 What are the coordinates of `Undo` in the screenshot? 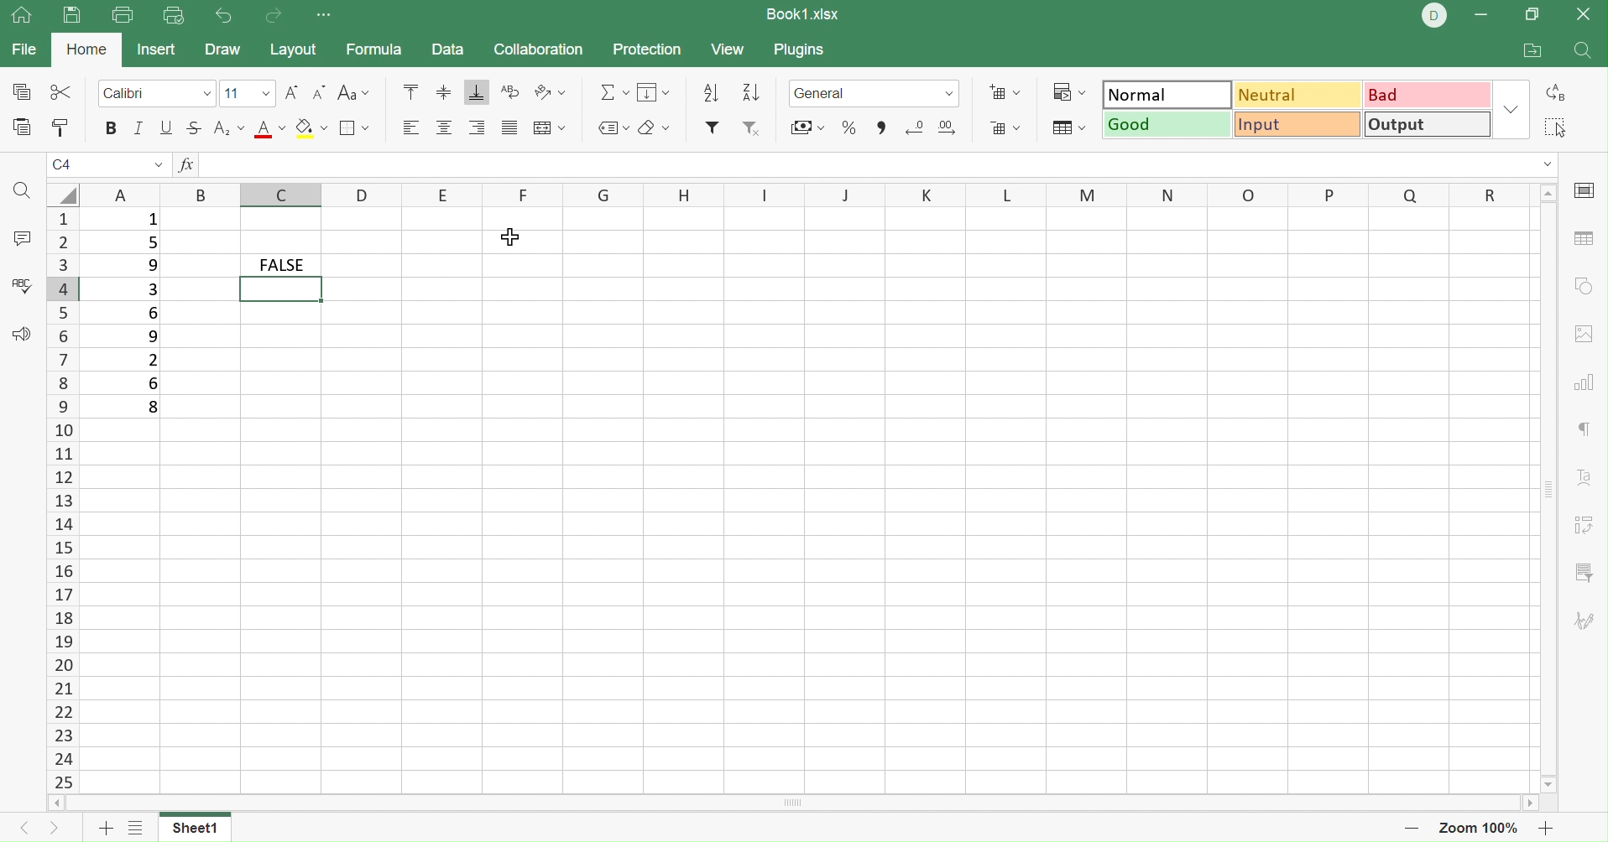 It's located at (223, 13).